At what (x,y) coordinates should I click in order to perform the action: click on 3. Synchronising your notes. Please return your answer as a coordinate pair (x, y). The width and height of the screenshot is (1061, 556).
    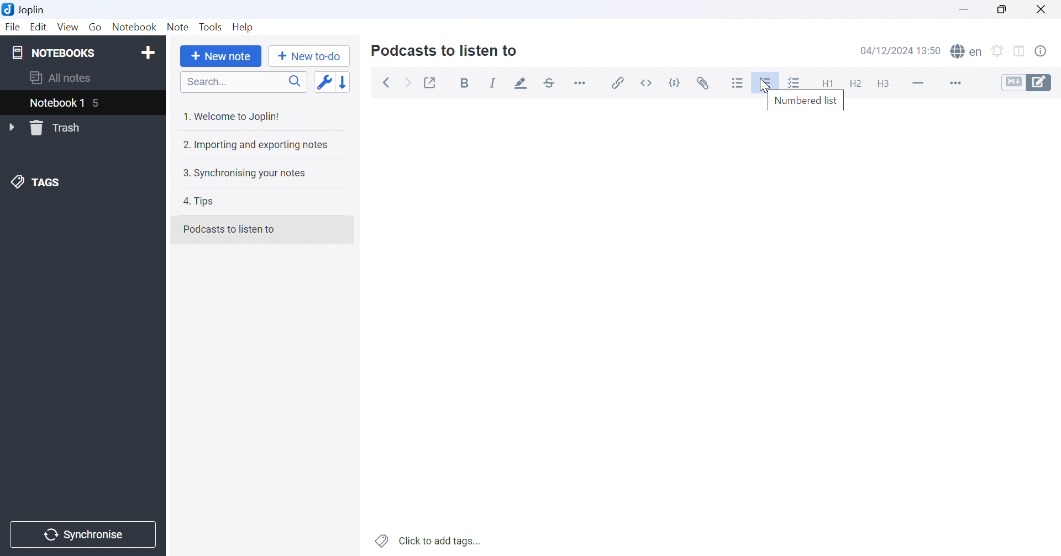
    Looking at the image, I should click on (244, 175).